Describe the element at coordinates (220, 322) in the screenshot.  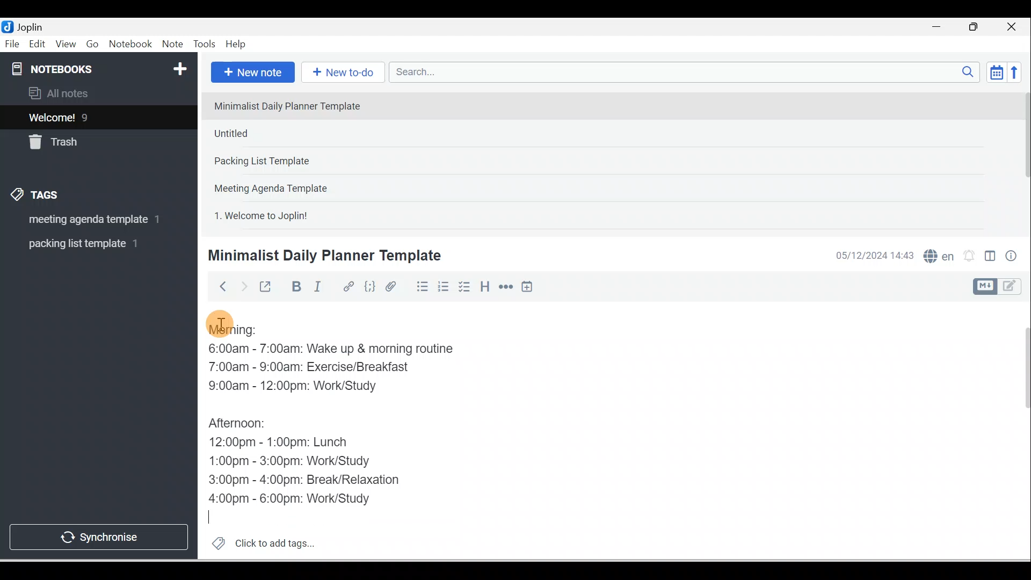
I see `Cursor` at that location.